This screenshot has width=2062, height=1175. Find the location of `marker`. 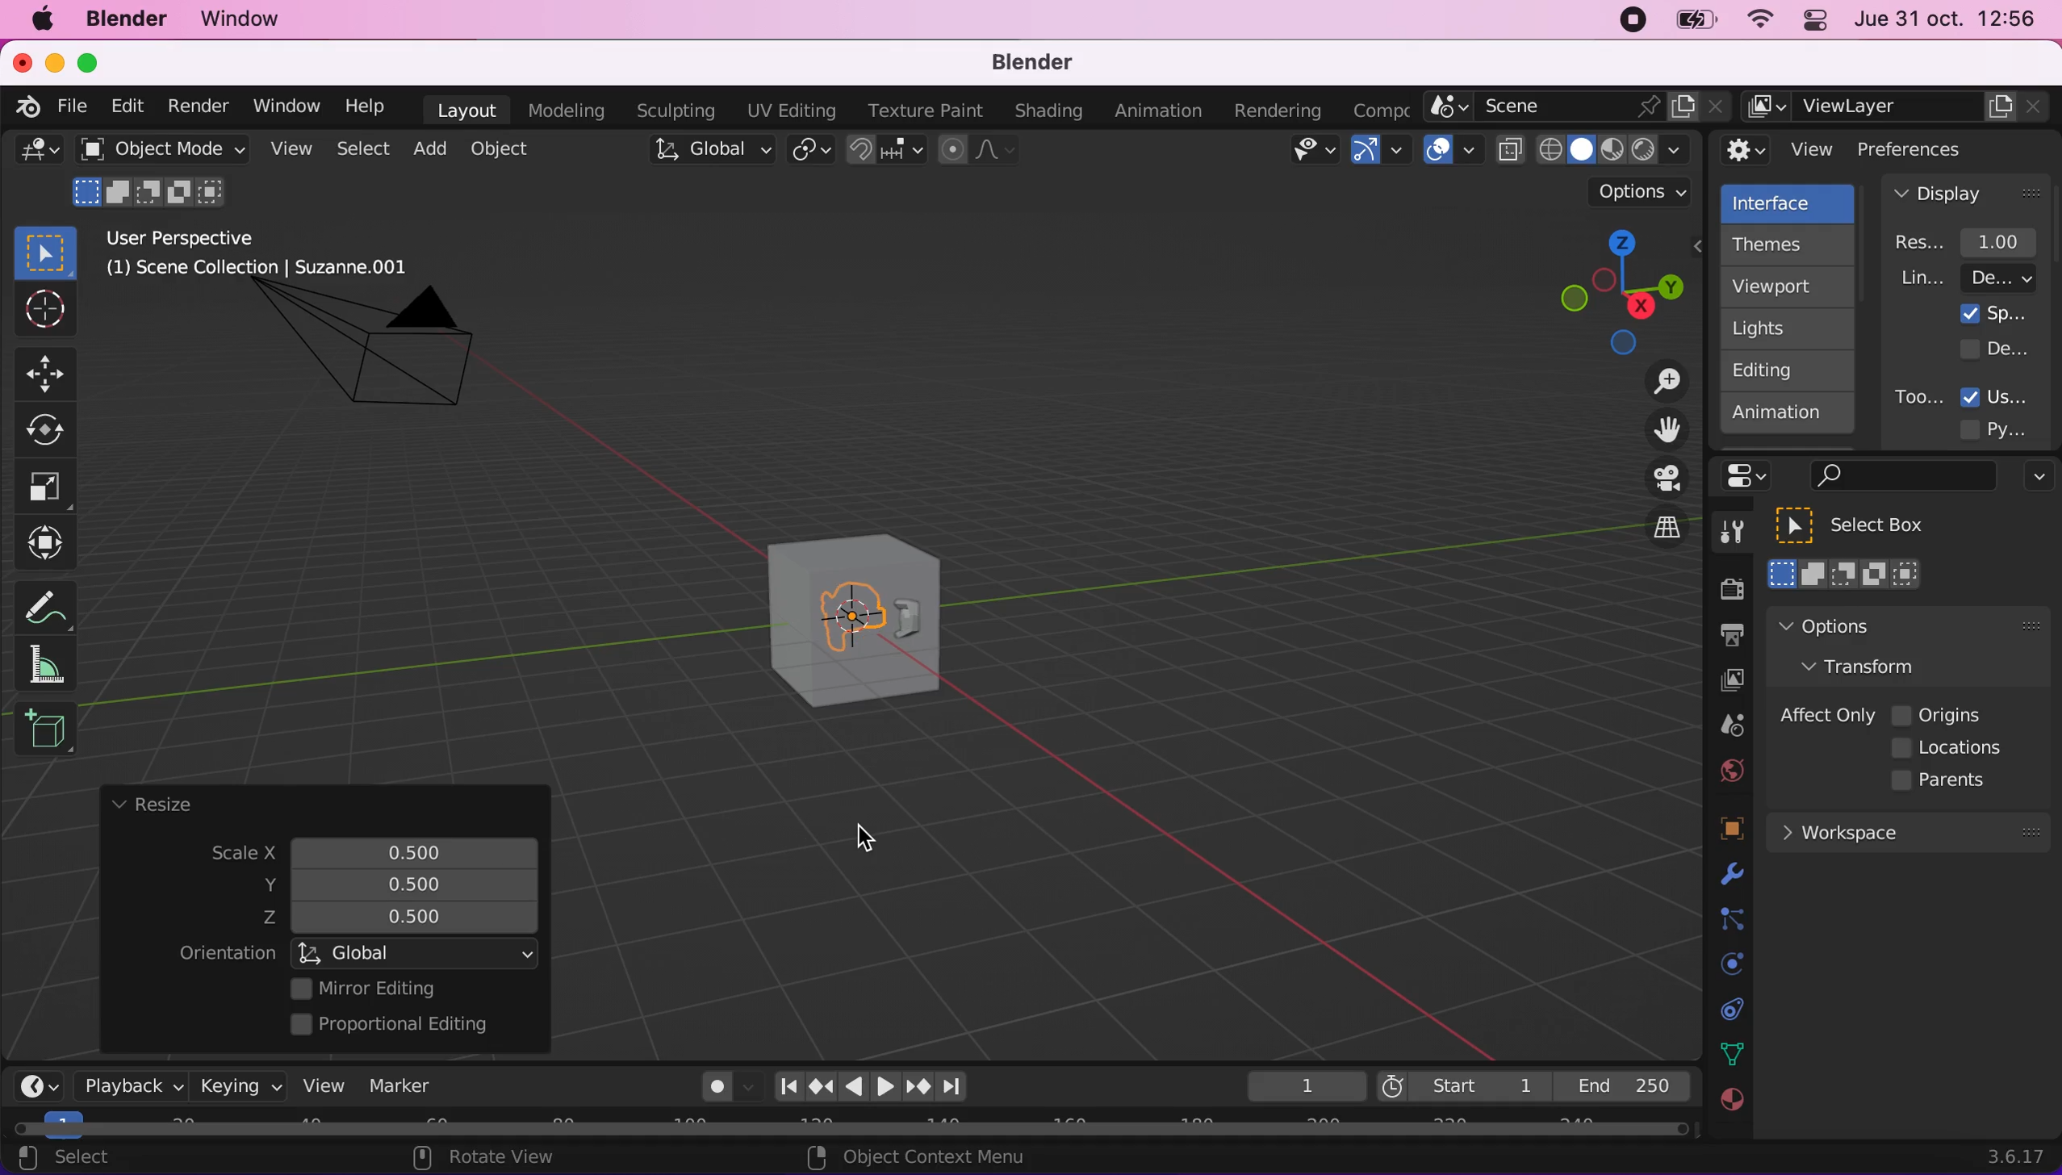

marker is located at coordinates (401, 1085).